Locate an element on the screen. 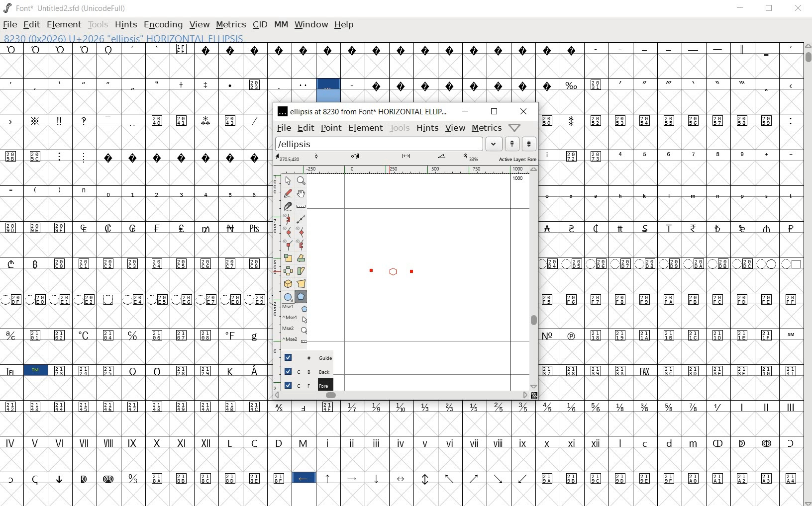 This screenshot has height=506, width=812. change whether spiro is active or not is located at coordinates (300, 218).